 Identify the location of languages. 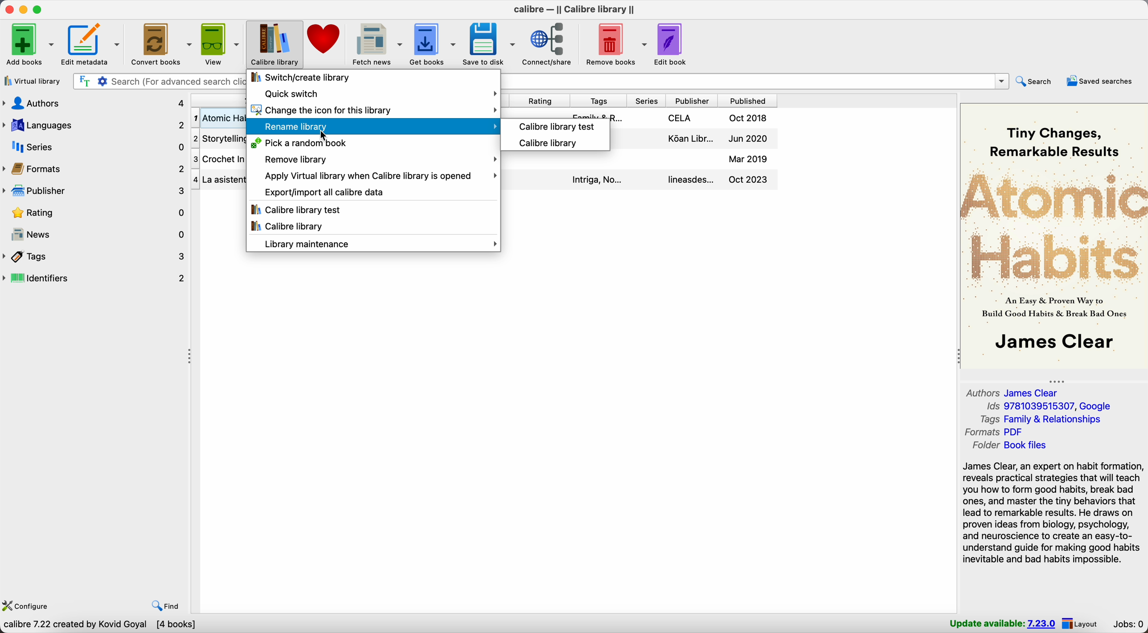
(95, 125).